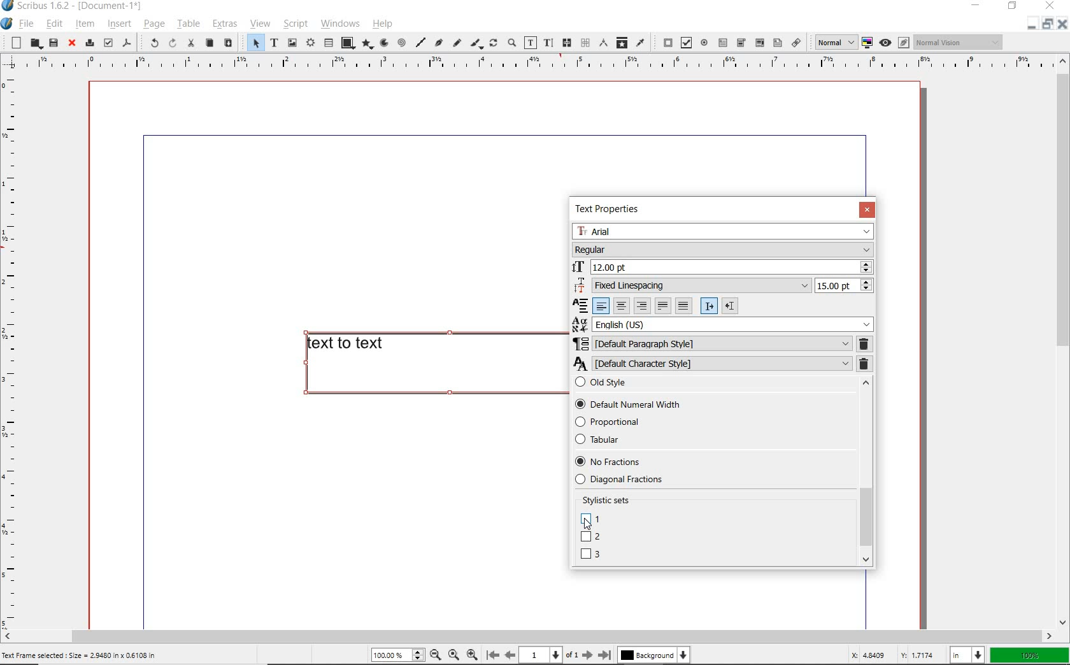 This screenshot has width=1070, height=665. Describe the element at coordinates (959, 43) in the screenshot. I see `Normal vision` at that location.